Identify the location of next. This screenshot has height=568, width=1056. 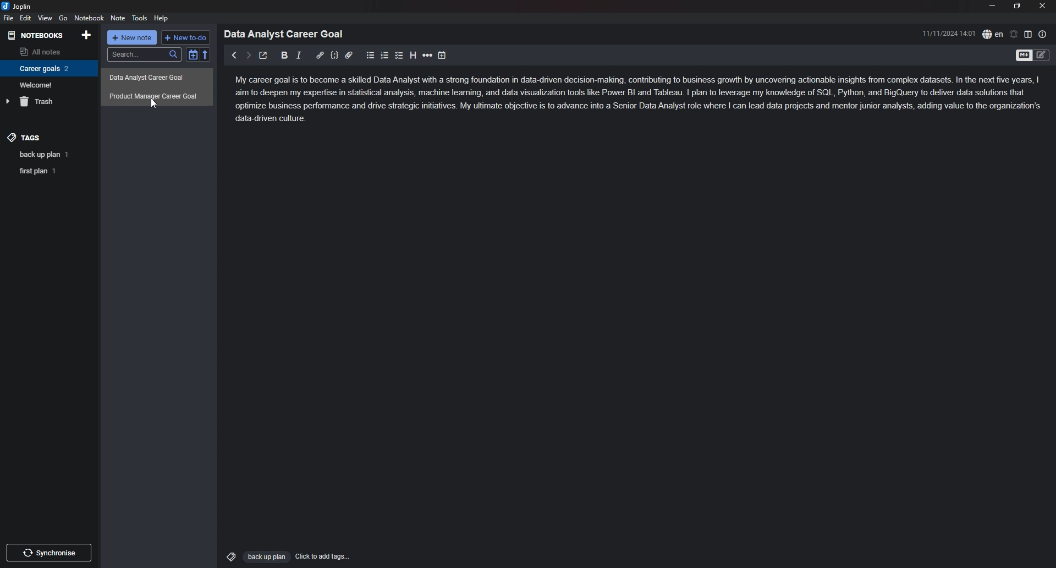
(248, 56).